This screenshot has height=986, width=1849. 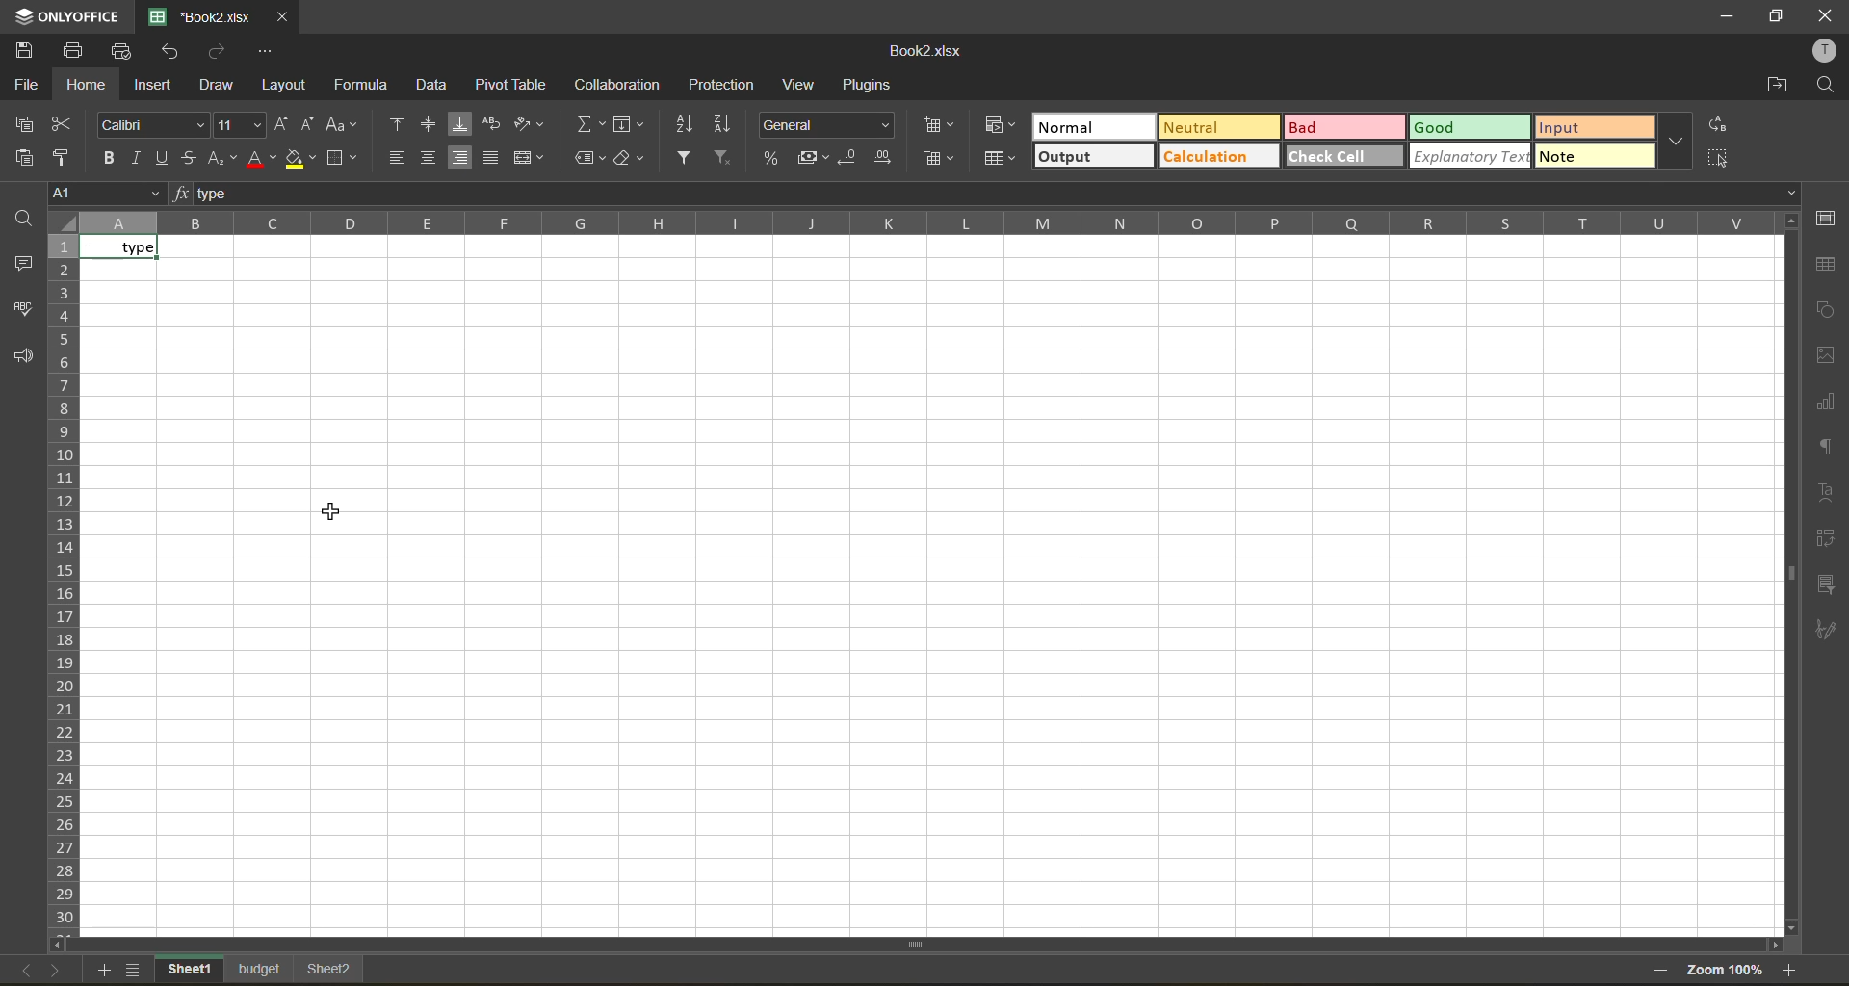 I want to click on formula bar, so click(x=993, y=195).